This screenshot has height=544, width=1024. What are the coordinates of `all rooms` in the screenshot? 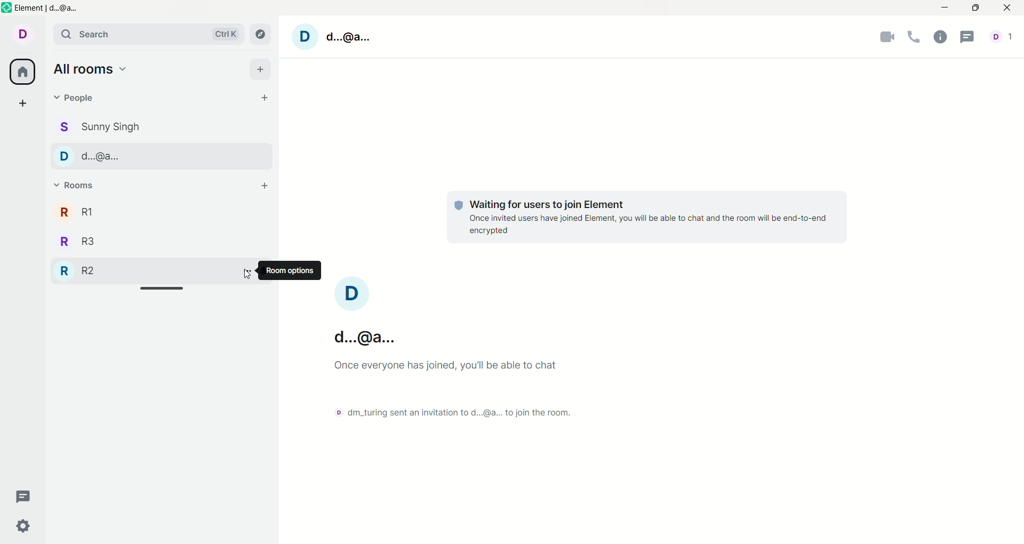 It's located at (22, 73).